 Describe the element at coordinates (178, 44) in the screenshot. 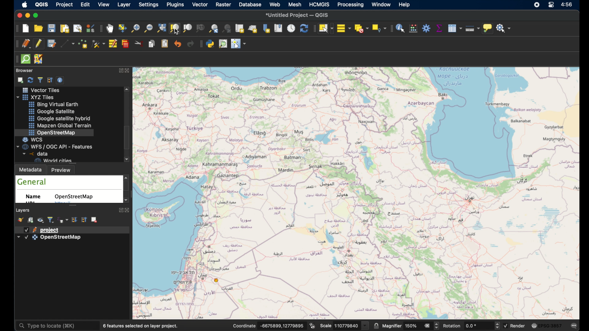

I see `undo` at that location.